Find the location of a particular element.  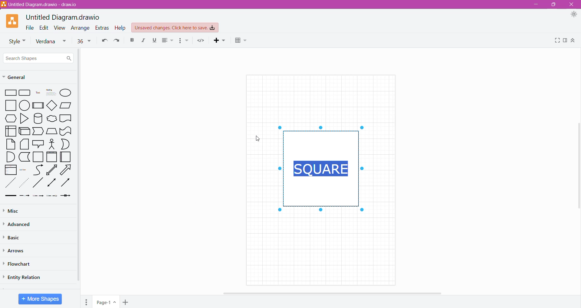

Text frame is located at coordinates (321, 169).